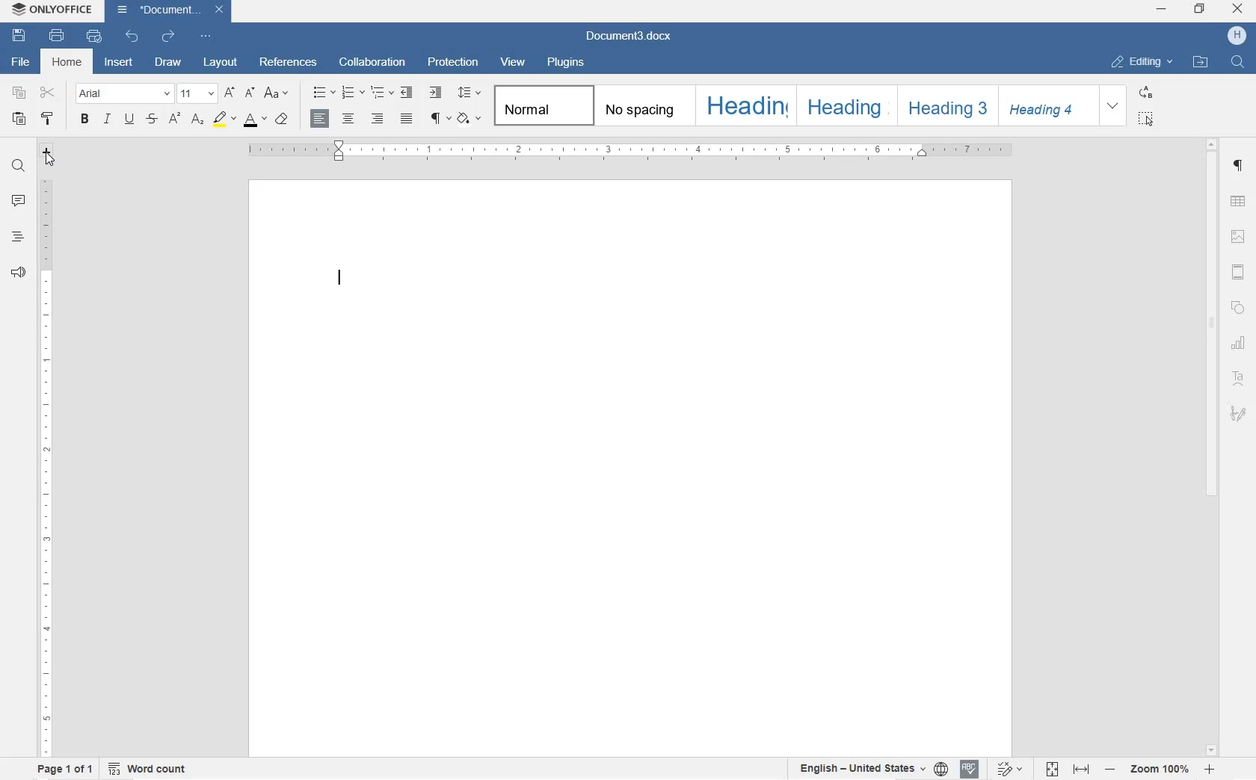 The width and height of the screenshot is (1256, 780). Describe the element at coordinates (277, 93) in the screenshot. I see `CHANGE CASE` at that location.